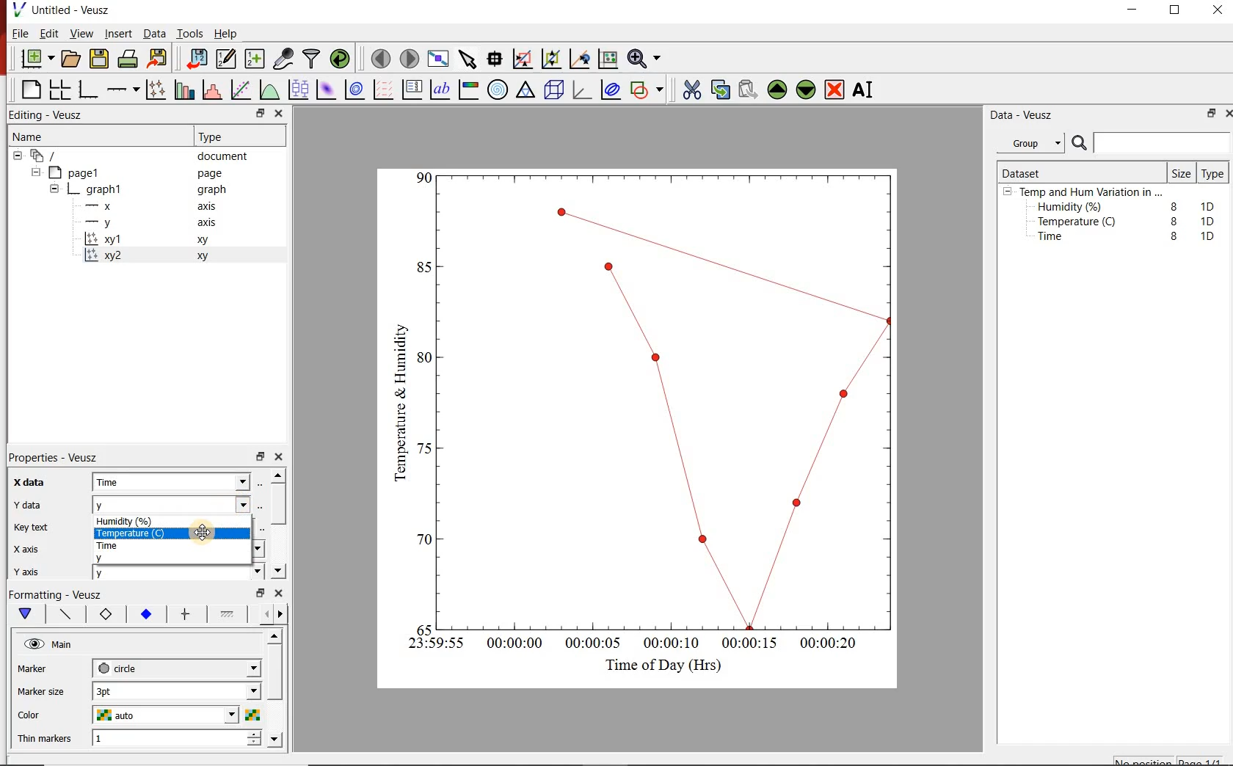 The width and height of the screenshot is (1233, 766). I want to click on document, so click(228, 156).